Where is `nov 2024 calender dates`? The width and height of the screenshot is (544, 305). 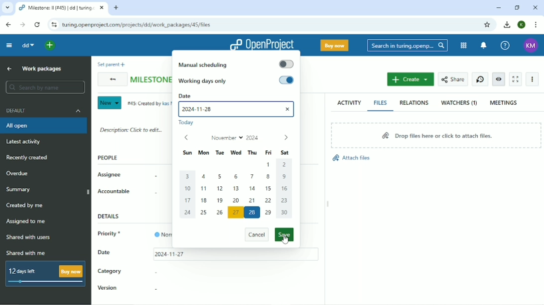 nov 2024 calender dates is located at coordinates (238, 183).